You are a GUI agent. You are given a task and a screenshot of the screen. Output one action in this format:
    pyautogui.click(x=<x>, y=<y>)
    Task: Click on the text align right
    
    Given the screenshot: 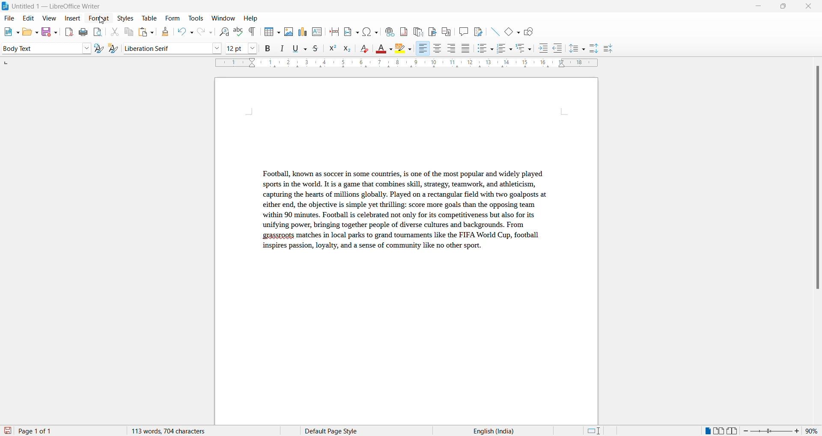 What is the action you would take?
    pyautogui.click(x=453, y=49)
    